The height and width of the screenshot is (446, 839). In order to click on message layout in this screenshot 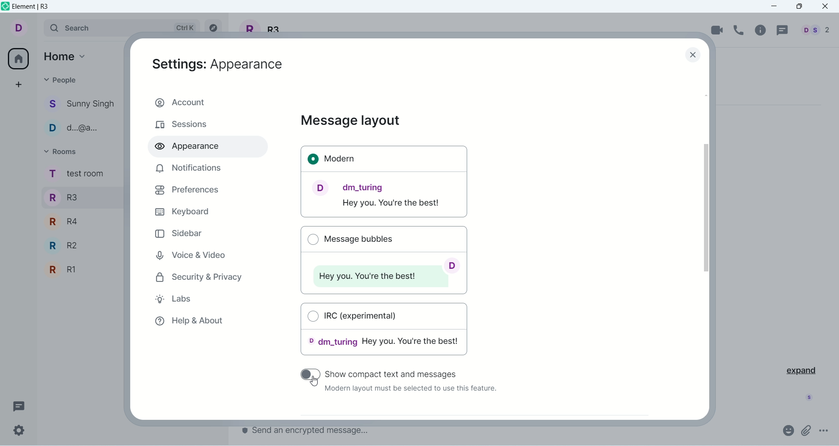, I will do `click(350, 121)`.